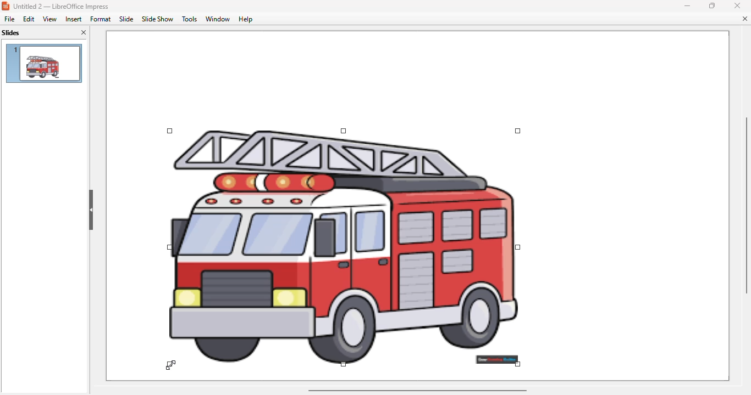 Image resolution: width=751 pixels, height=395 pixels. What do you see at coordinates (170, 132) in the screenshot?
I see `corner handles` at bounding box center [170, 132].